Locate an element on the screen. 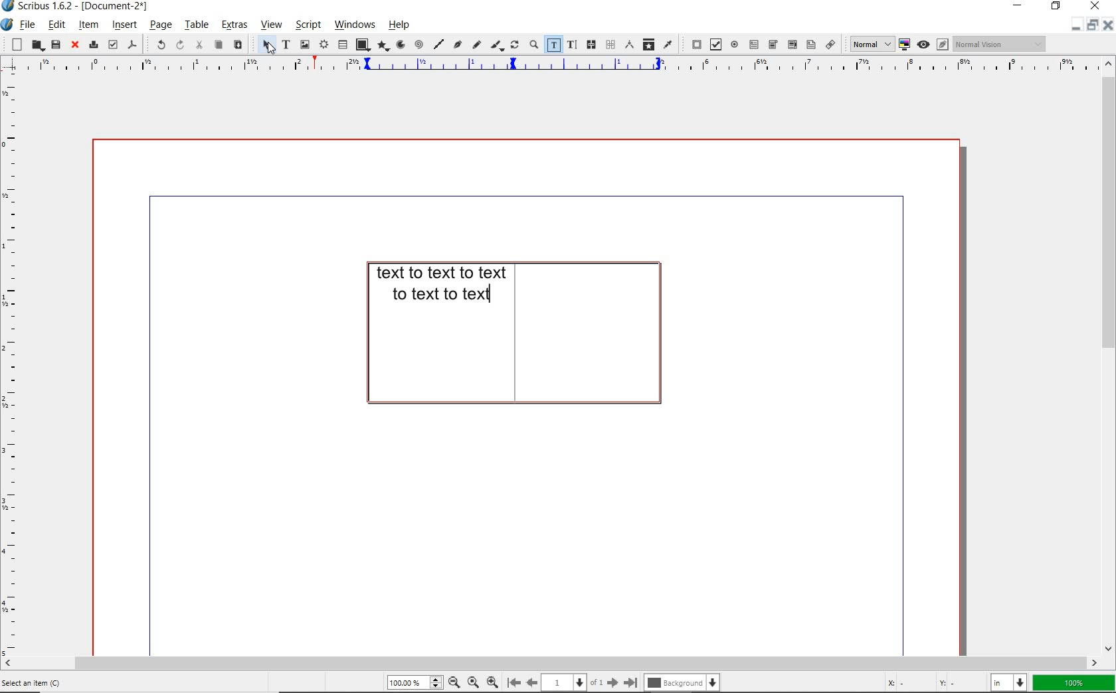  CURSOR is located at coordinates (494, 298).